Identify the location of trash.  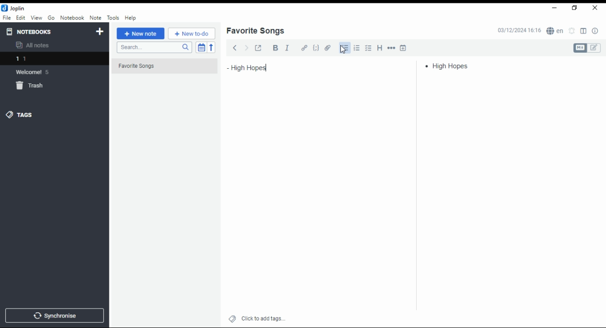
(35, 87).